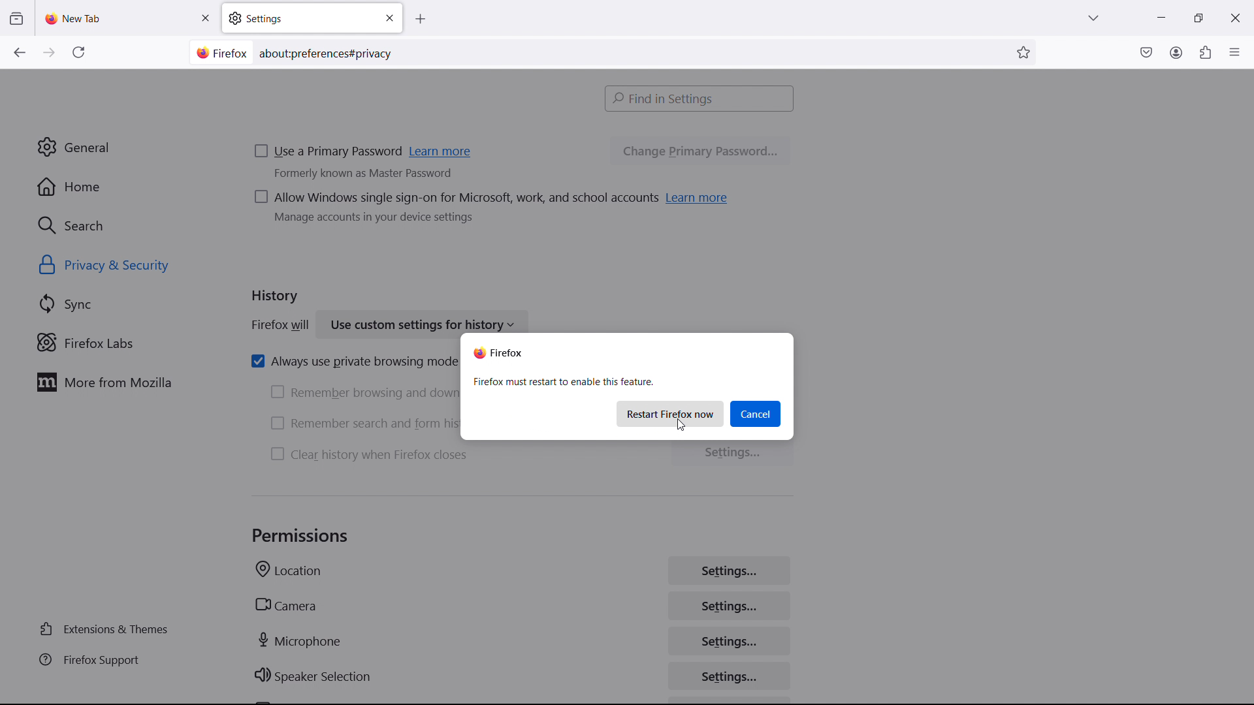 This screenshot has width=1254, height=705. I want to click on home, so click(124, 187).